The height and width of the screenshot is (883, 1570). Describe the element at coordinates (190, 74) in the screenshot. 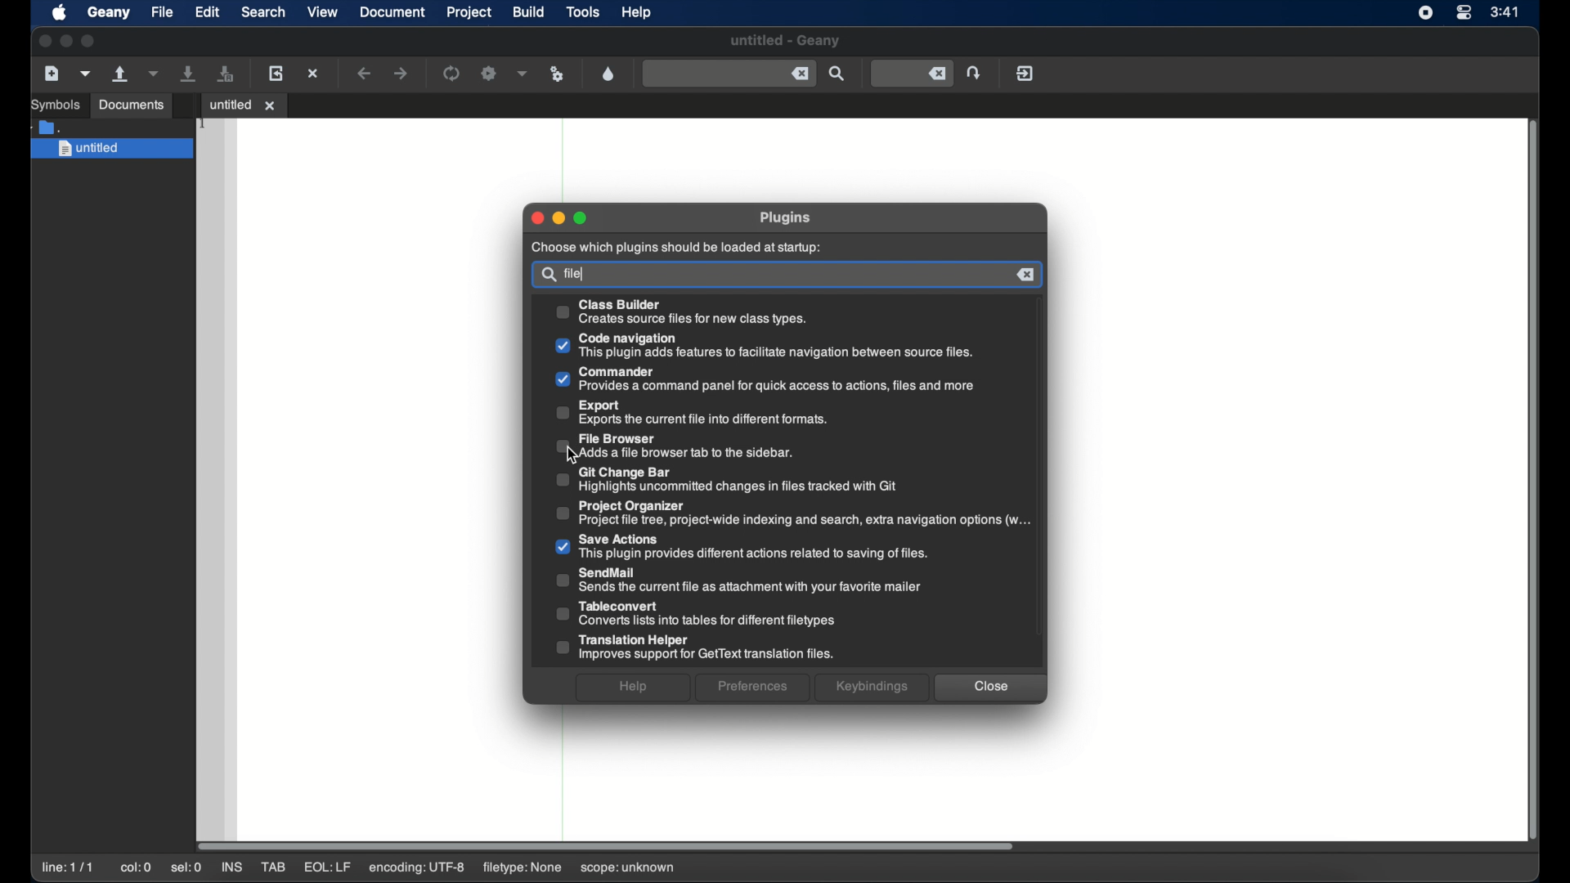

I see `save the current file` at that location.